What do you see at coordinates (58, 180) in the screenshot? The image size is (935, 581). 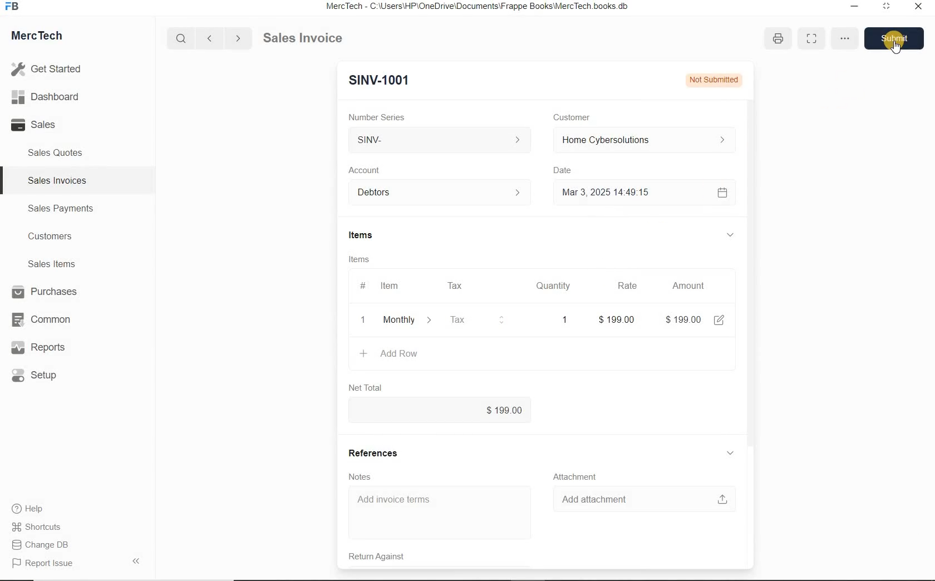 I see `Sales Invoices` at bounding box center [58, 180].